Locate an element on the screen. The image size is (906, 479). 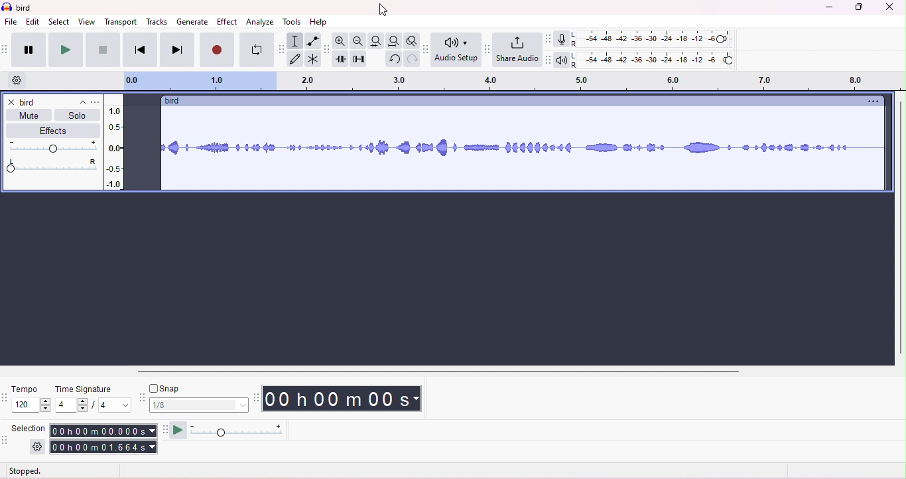
recording level is located at coordinates (652, 39).